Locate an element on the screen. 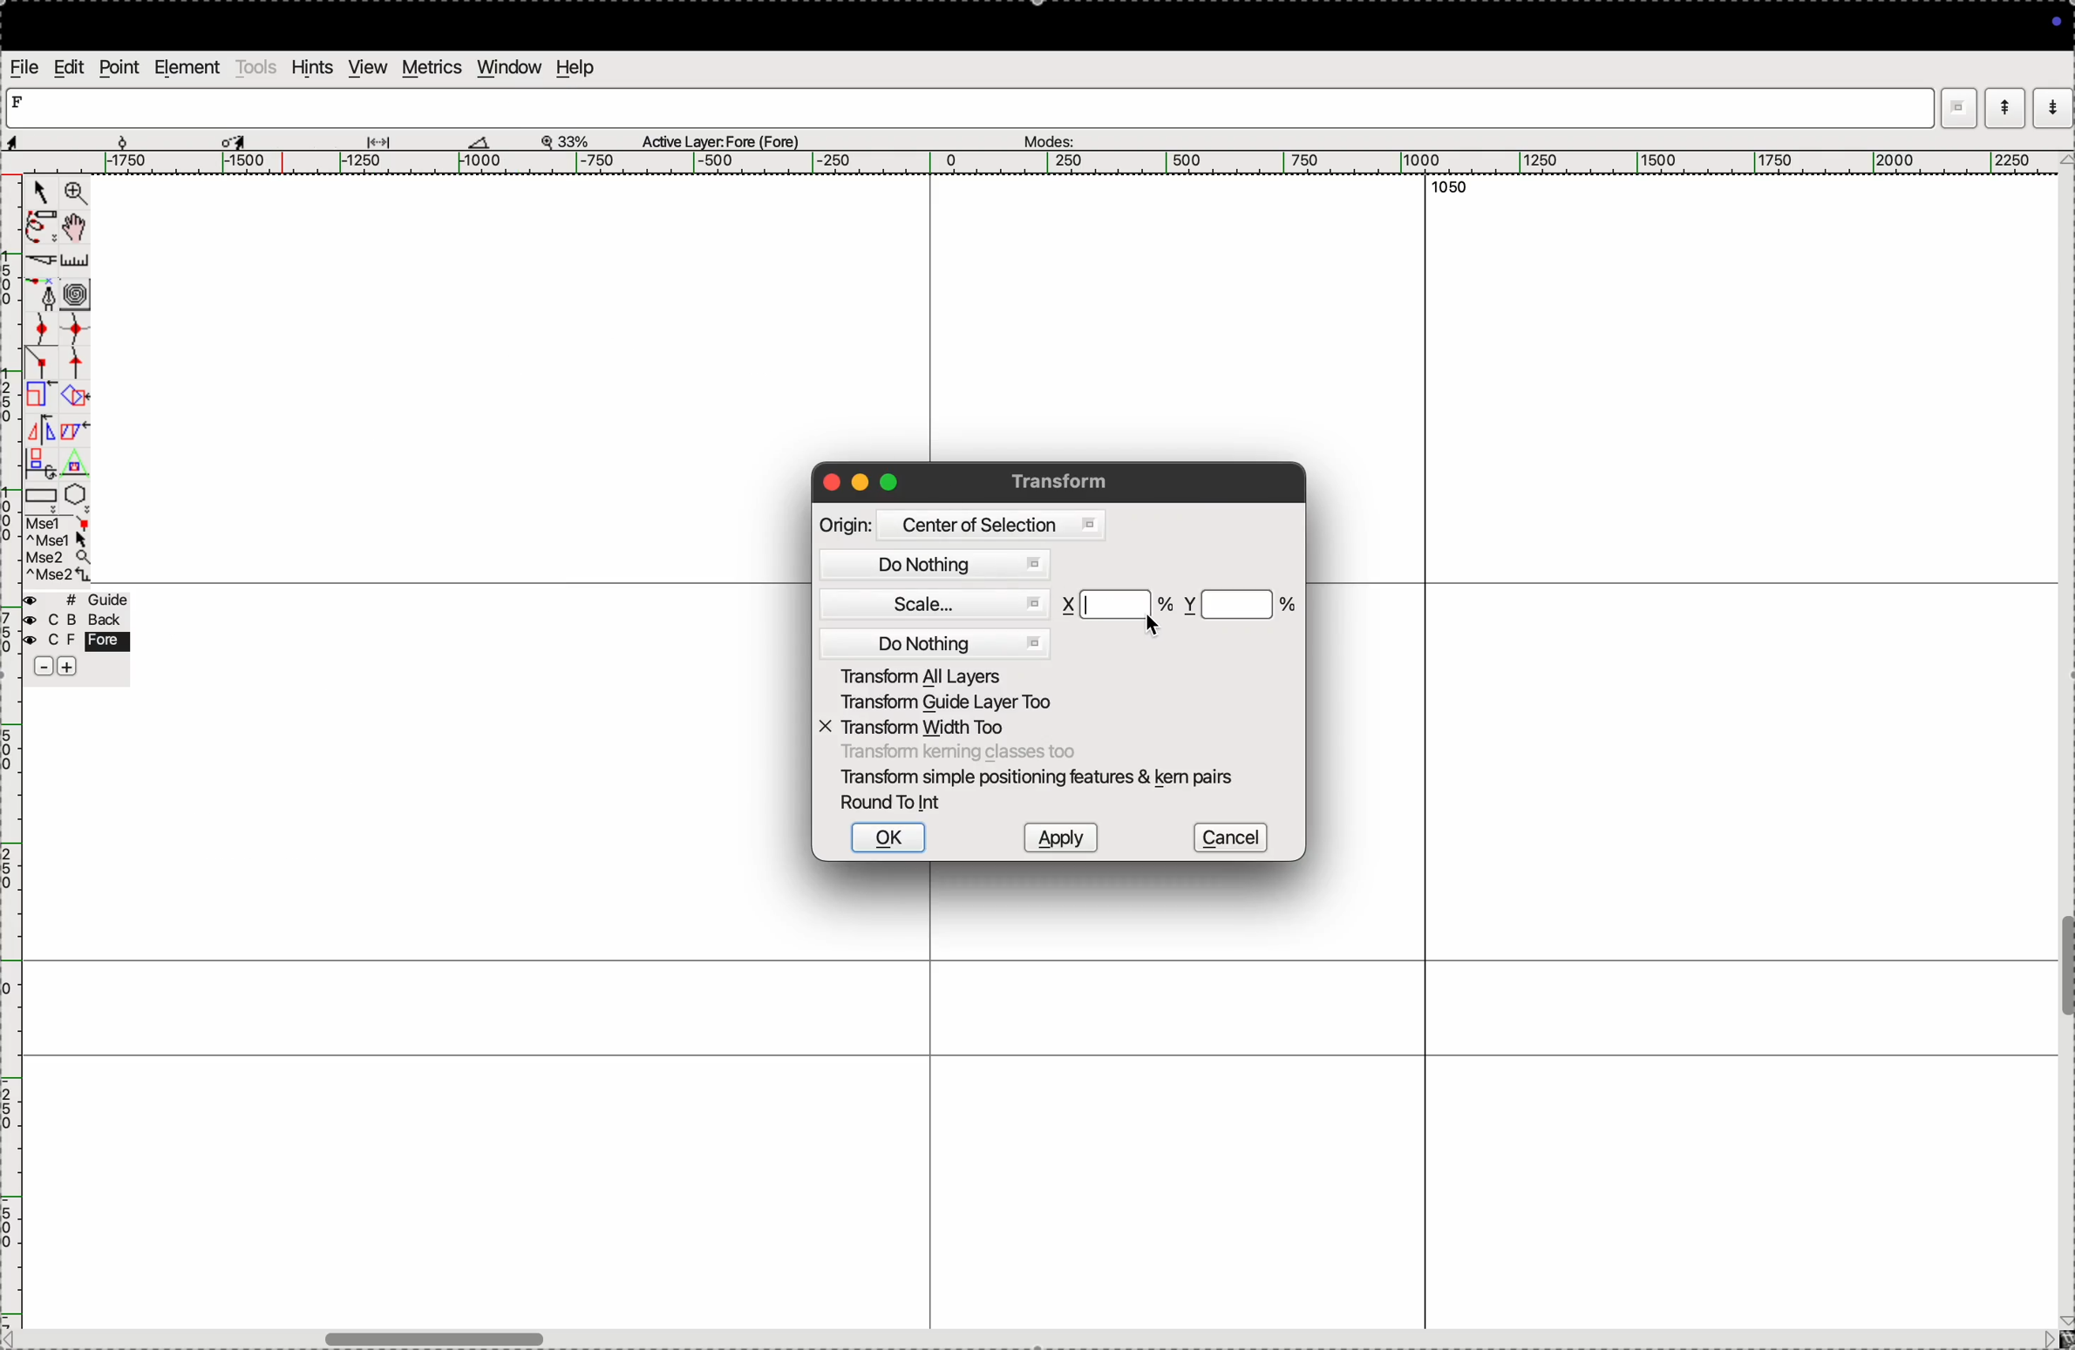 This screenshot has height=1350, width=2075. Triangle is located at coordinates (74, 463).